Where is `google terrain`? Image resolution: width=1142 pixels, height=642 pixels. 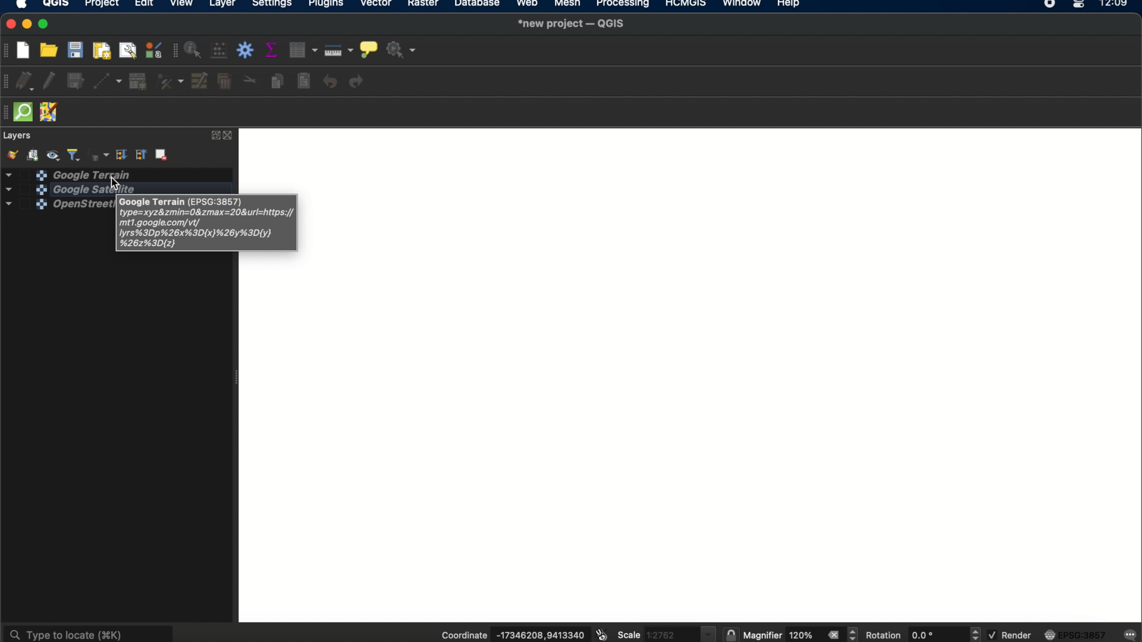
google terrain is located at coordinates (68, 173).